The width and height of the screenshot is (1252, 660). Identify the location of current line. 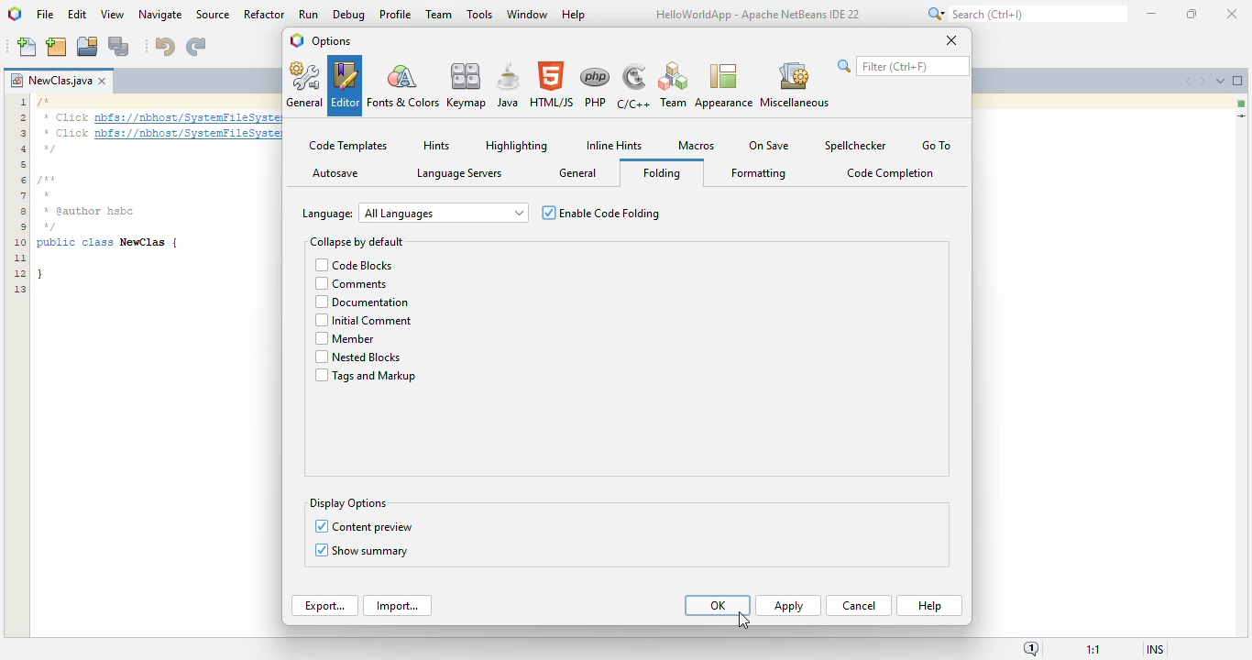
(1241, 115).